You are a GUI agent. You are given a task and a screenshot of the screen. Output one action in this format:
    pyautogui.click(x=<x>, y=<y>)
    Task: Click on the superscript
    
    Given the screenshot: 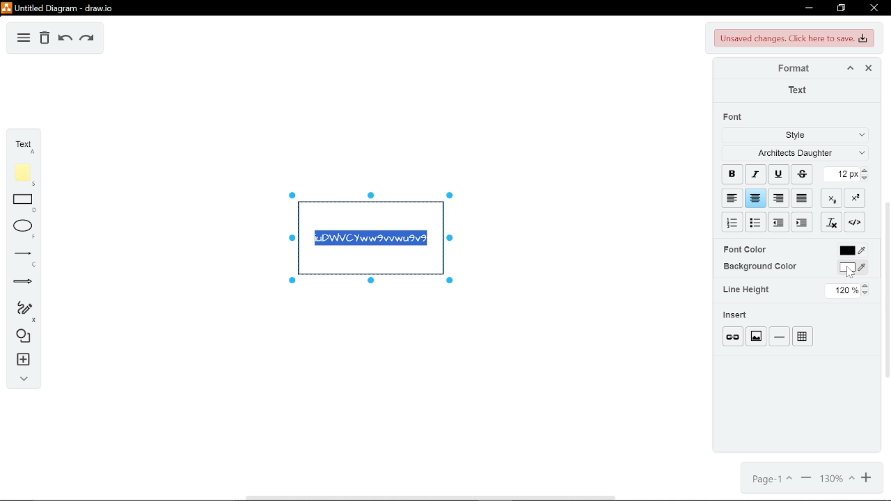 What is the action you would take?
    pyautogui.click(x=858, y=198)
    